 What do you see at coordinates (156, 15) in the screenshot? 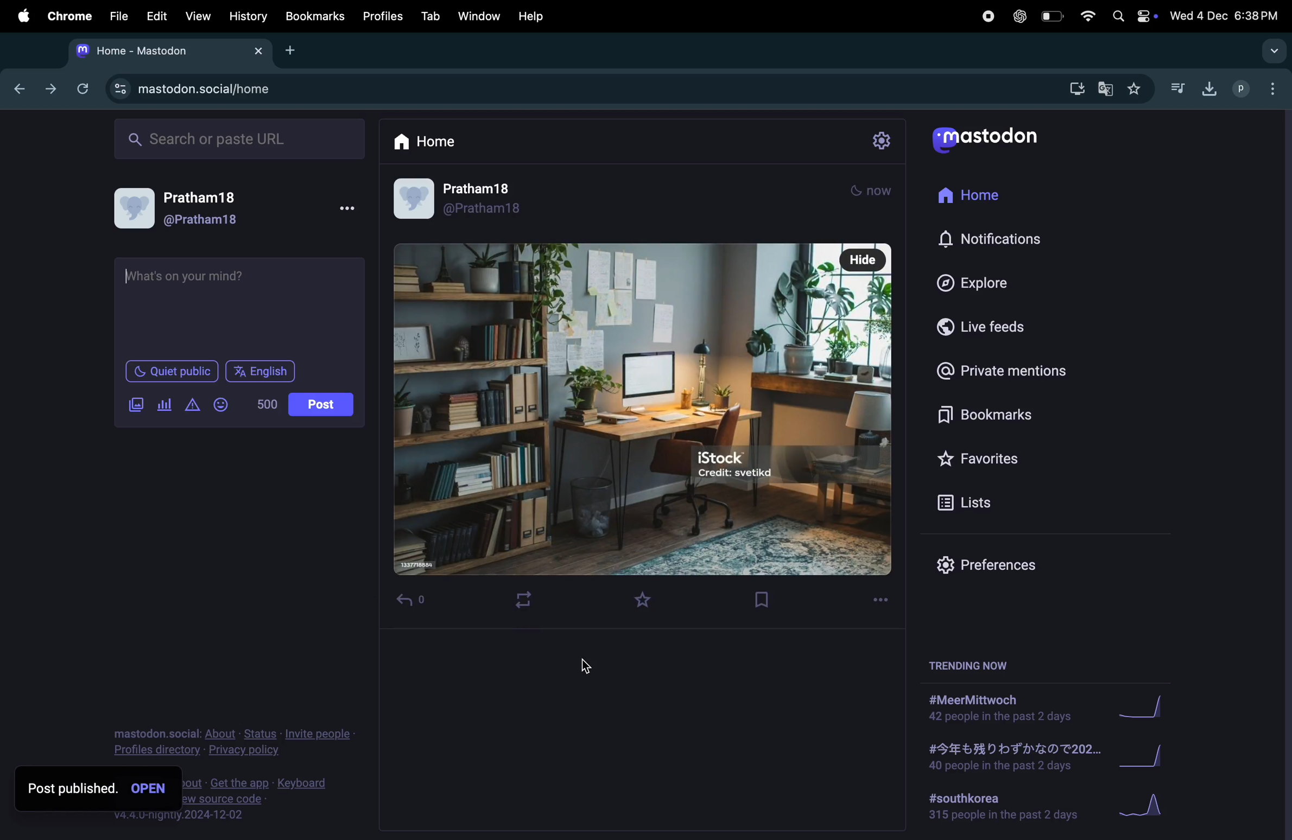
I see `edit` at bounding box center [156, 15].